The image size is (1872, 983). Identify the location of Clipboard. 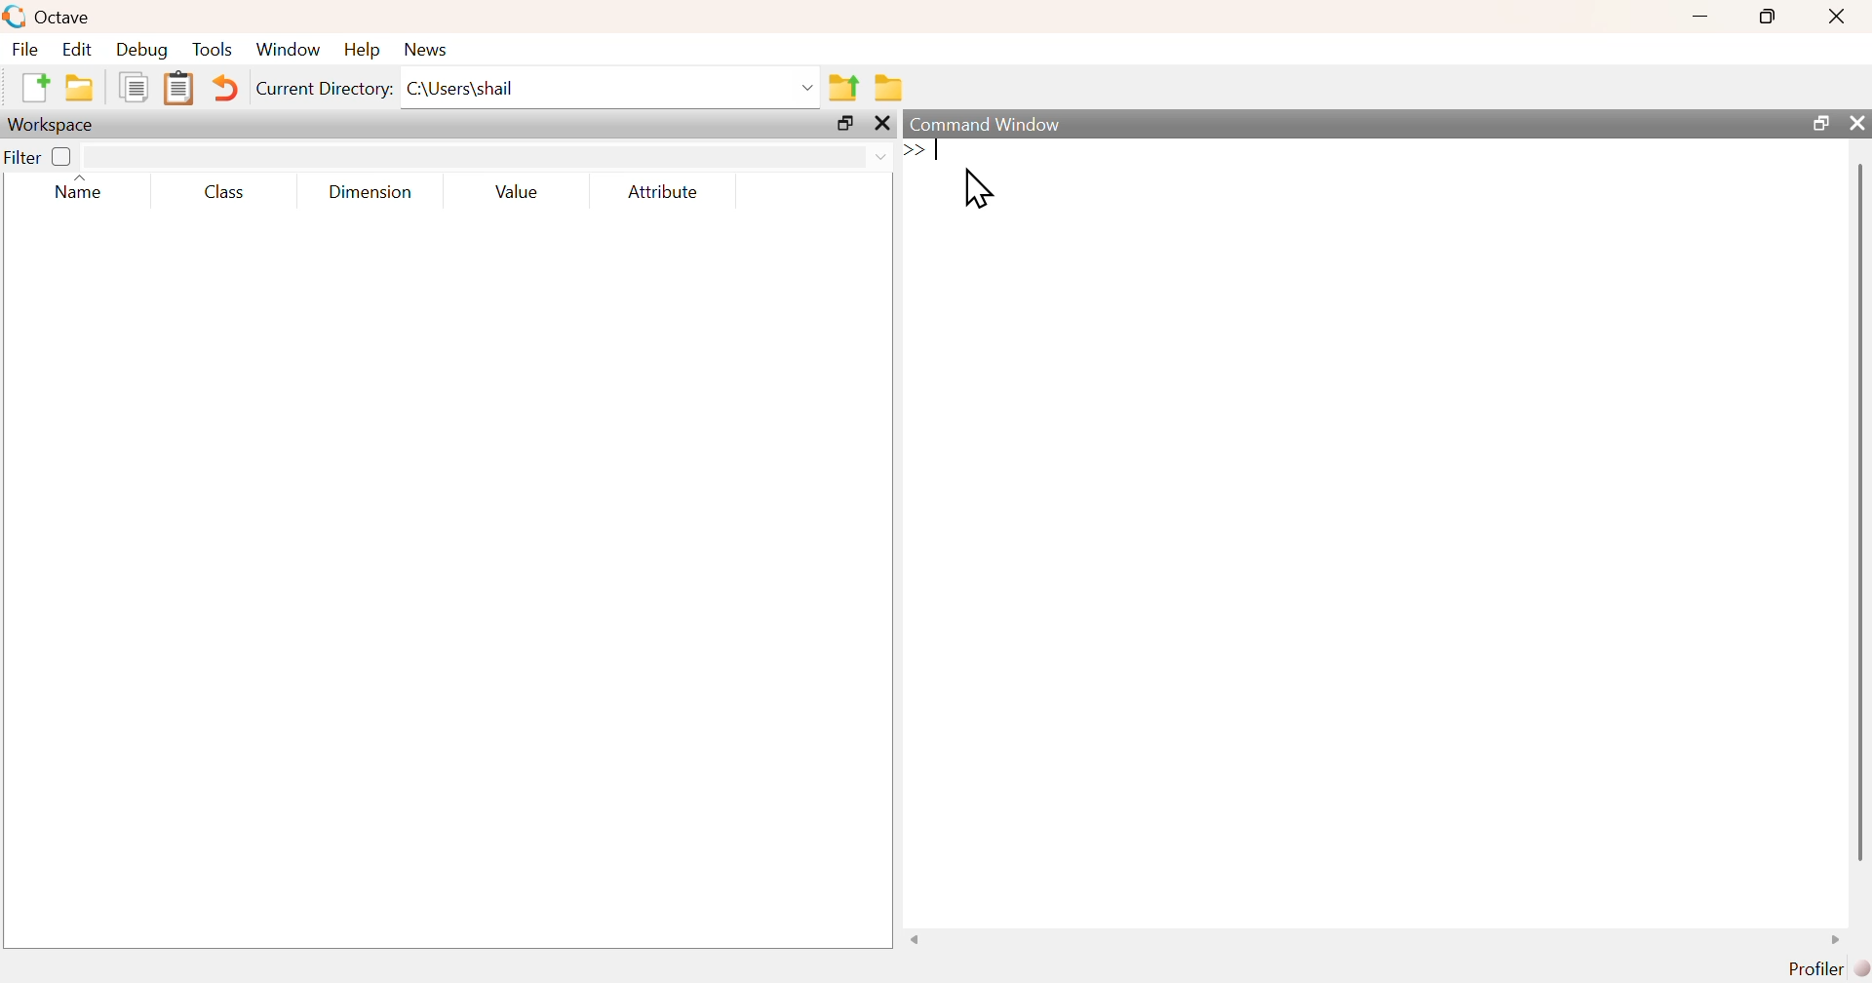
(177, 90).